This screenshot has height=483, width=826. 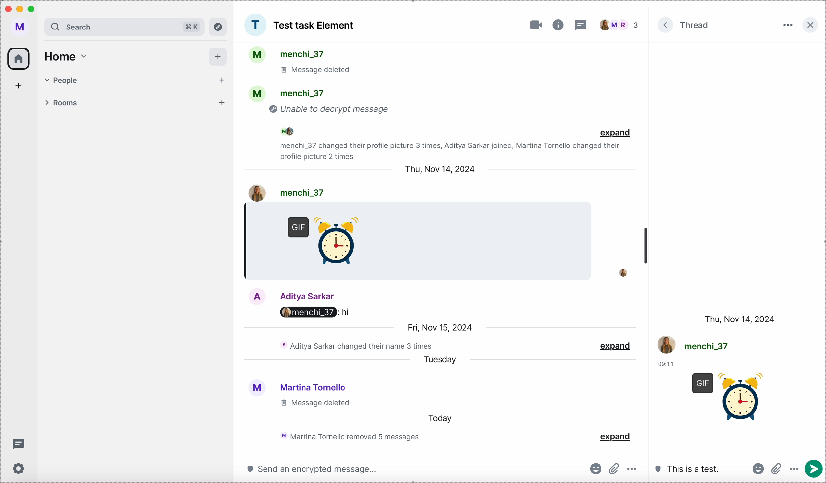 I want to click on tuesday, so click(x=443, y=360).